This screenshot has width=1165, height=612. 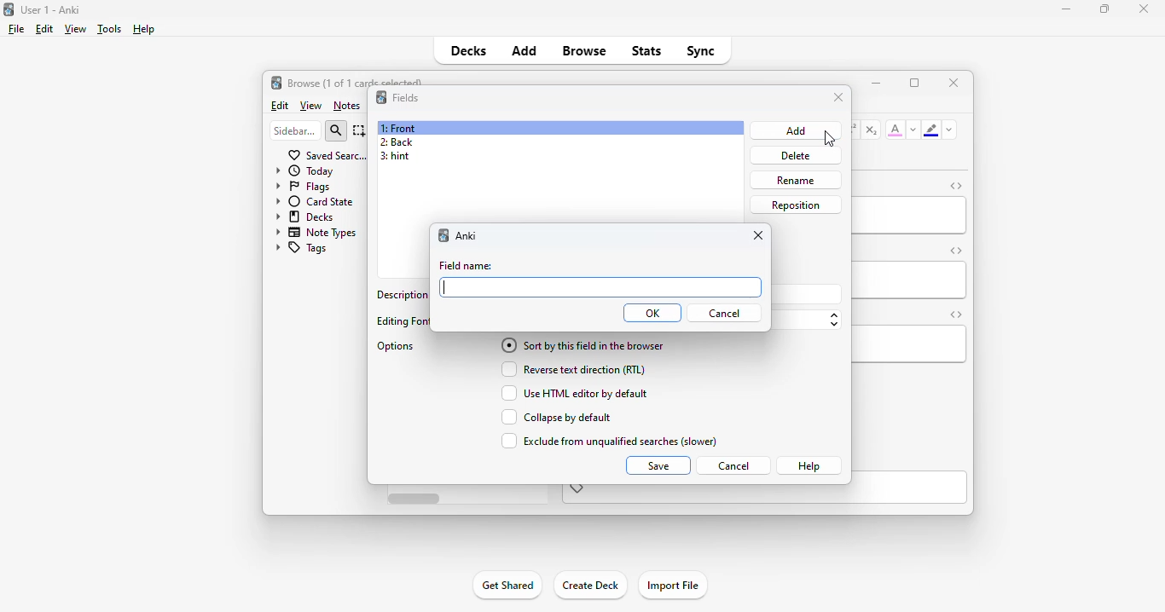 What do you see at coordinates (406, 98) in the screenshot?
I see `fields` at bounding box center [406, 98].